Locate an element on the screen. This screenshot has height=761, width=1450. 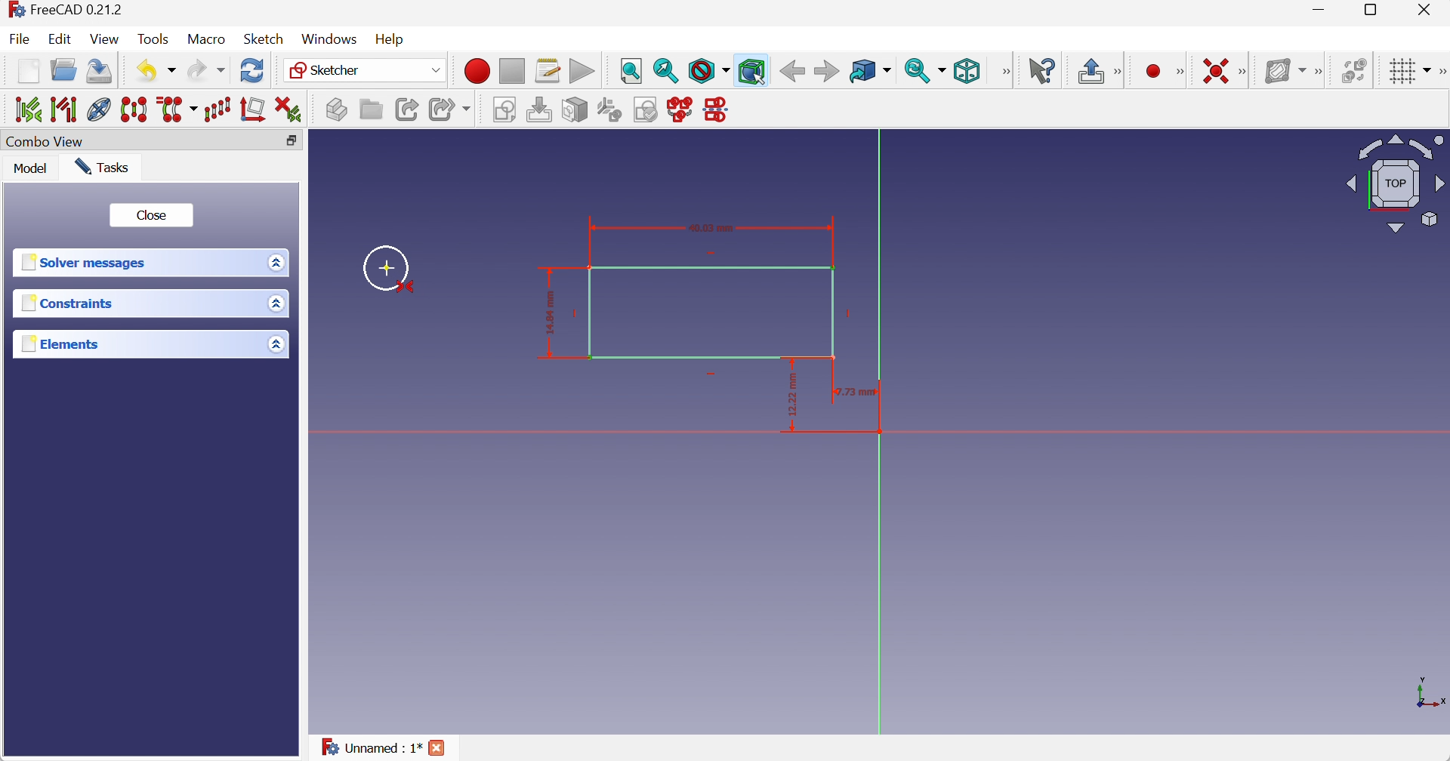
Cursor is located at coordinates (387, 267).